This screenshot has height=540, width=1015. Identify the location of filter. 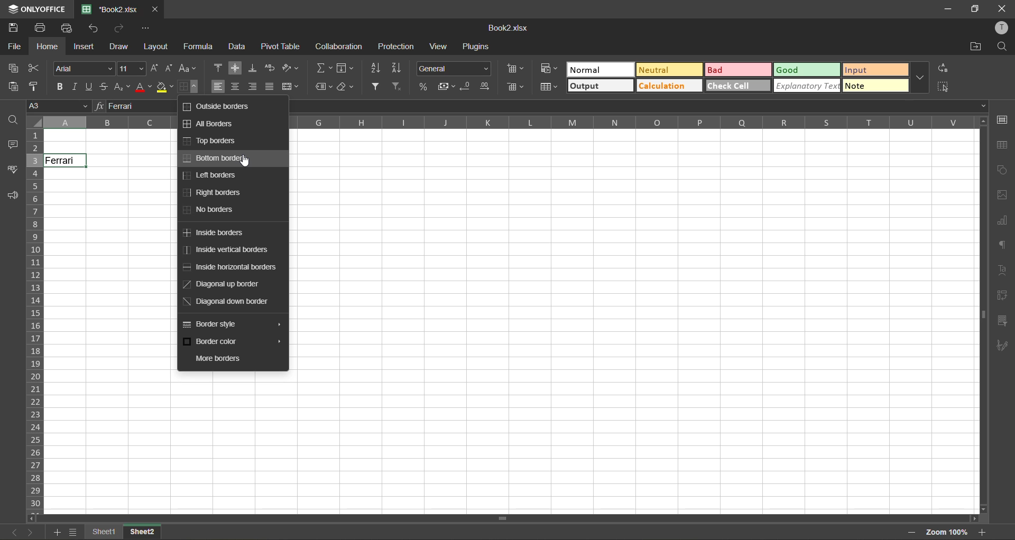
(378, 86).